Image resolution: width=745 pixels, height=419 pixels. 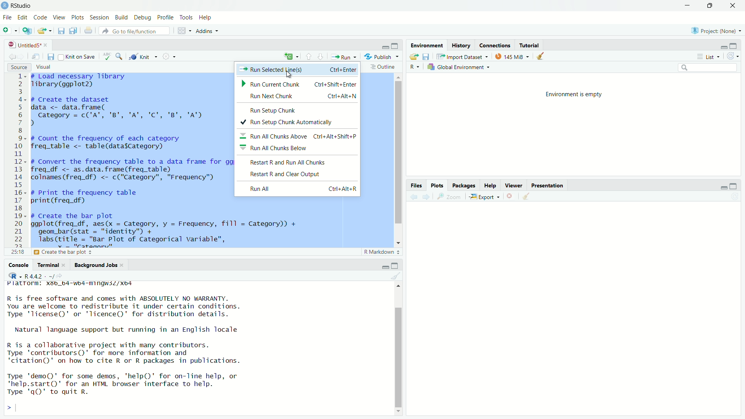 I want to click on save, so click(x=427, y=57).